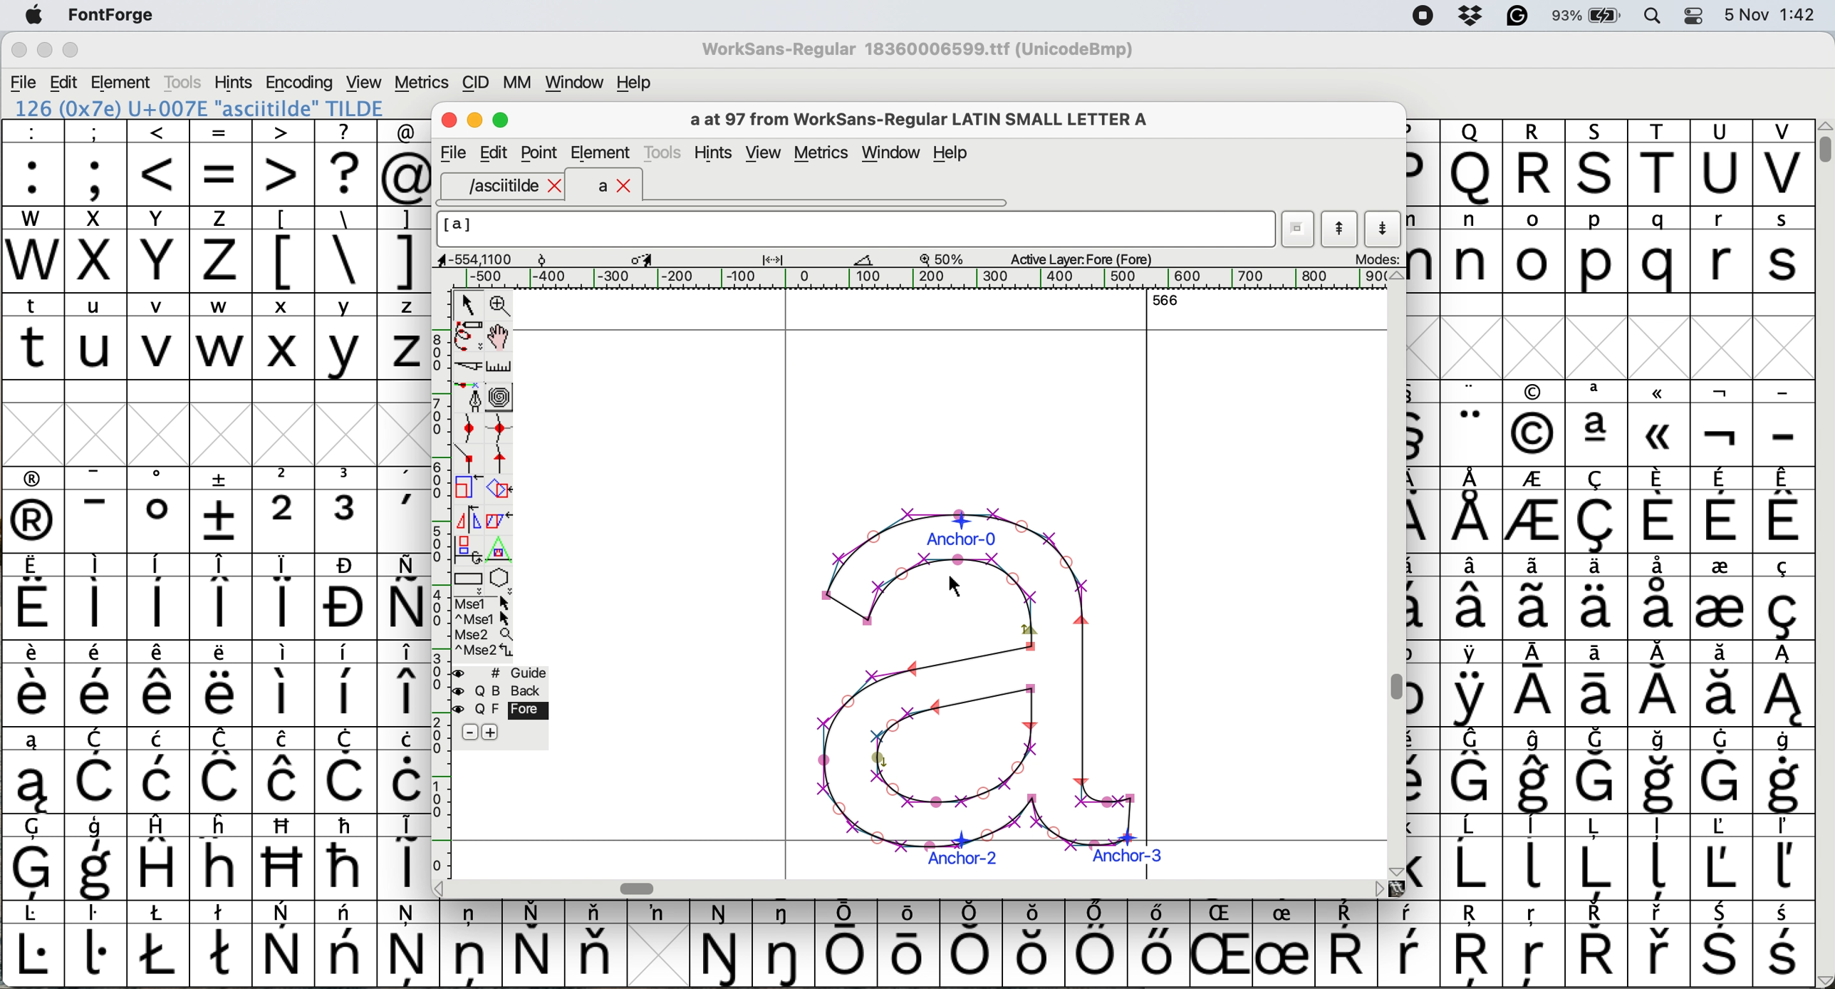  I want to click on measure distance, so click(501, 367).